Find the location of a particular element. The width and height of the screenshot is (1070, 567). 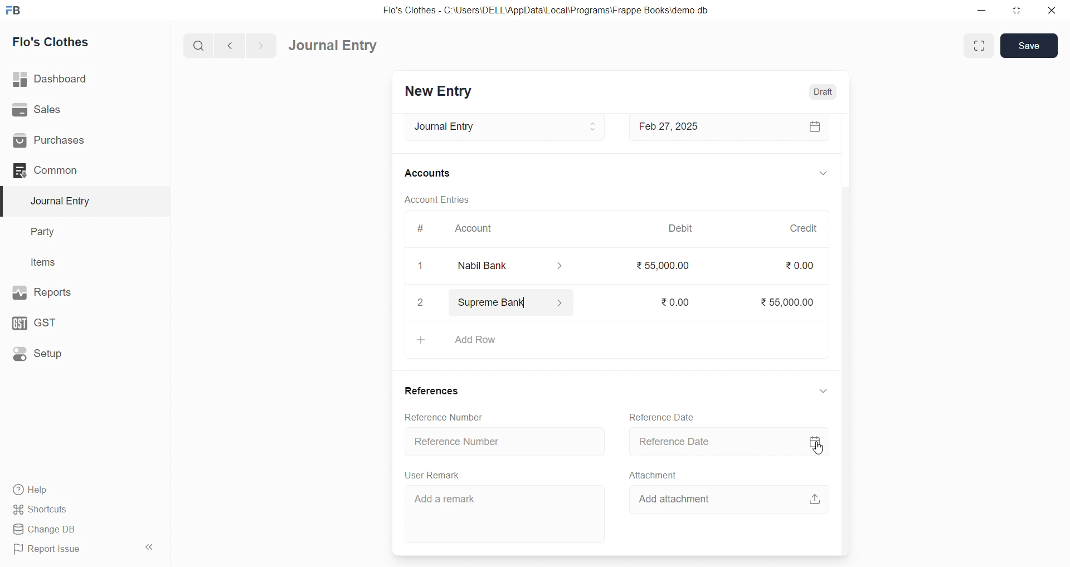

close is located at coordinates (1053, 10).